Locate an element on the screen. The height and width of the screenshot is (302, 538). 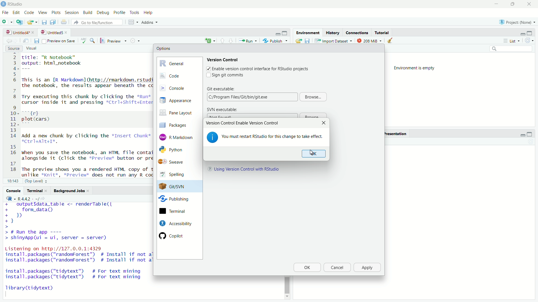
Title: 'R Notebook

output: html_notebook

This is an [R Markdown] (http: //rmarkdown.rstudio.com) Notebook. When you execute code within
the notebook, the results appear beneath the code.

Try executing this chunk by clicking the *Run* button within the chunk or by placing your
cursor inside it and pressing *Ctrl+Shift+Enter.
rd zh
plot(cars)

Add a new chunk by clicking the *Insert Chunk* button on the toolbar or by pressing
HCErT+ATE+I%.

when you save the notebook, an HTML file containing the code and output will be saved
alongside it (click the *Previews button or press *Ctrl+shift+k* to preview the HTML file).
The preview shows you a rendered HTML copy of the contents of the editor. Consequently,
unlike *knit*. *pPreview* does not run anv R code chunks. Instead. the output of the chunk is located at coordinates (85, 115).